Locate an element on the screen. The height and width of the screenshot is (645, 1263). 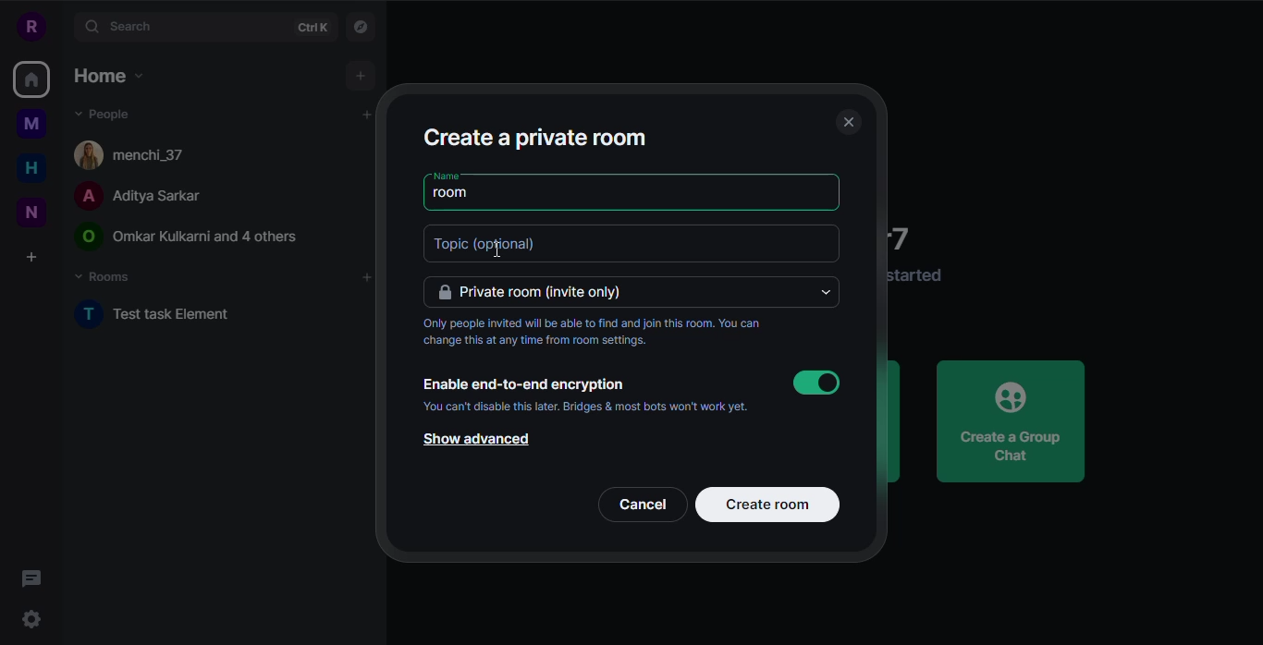
people is located at coordinates (189, 237).